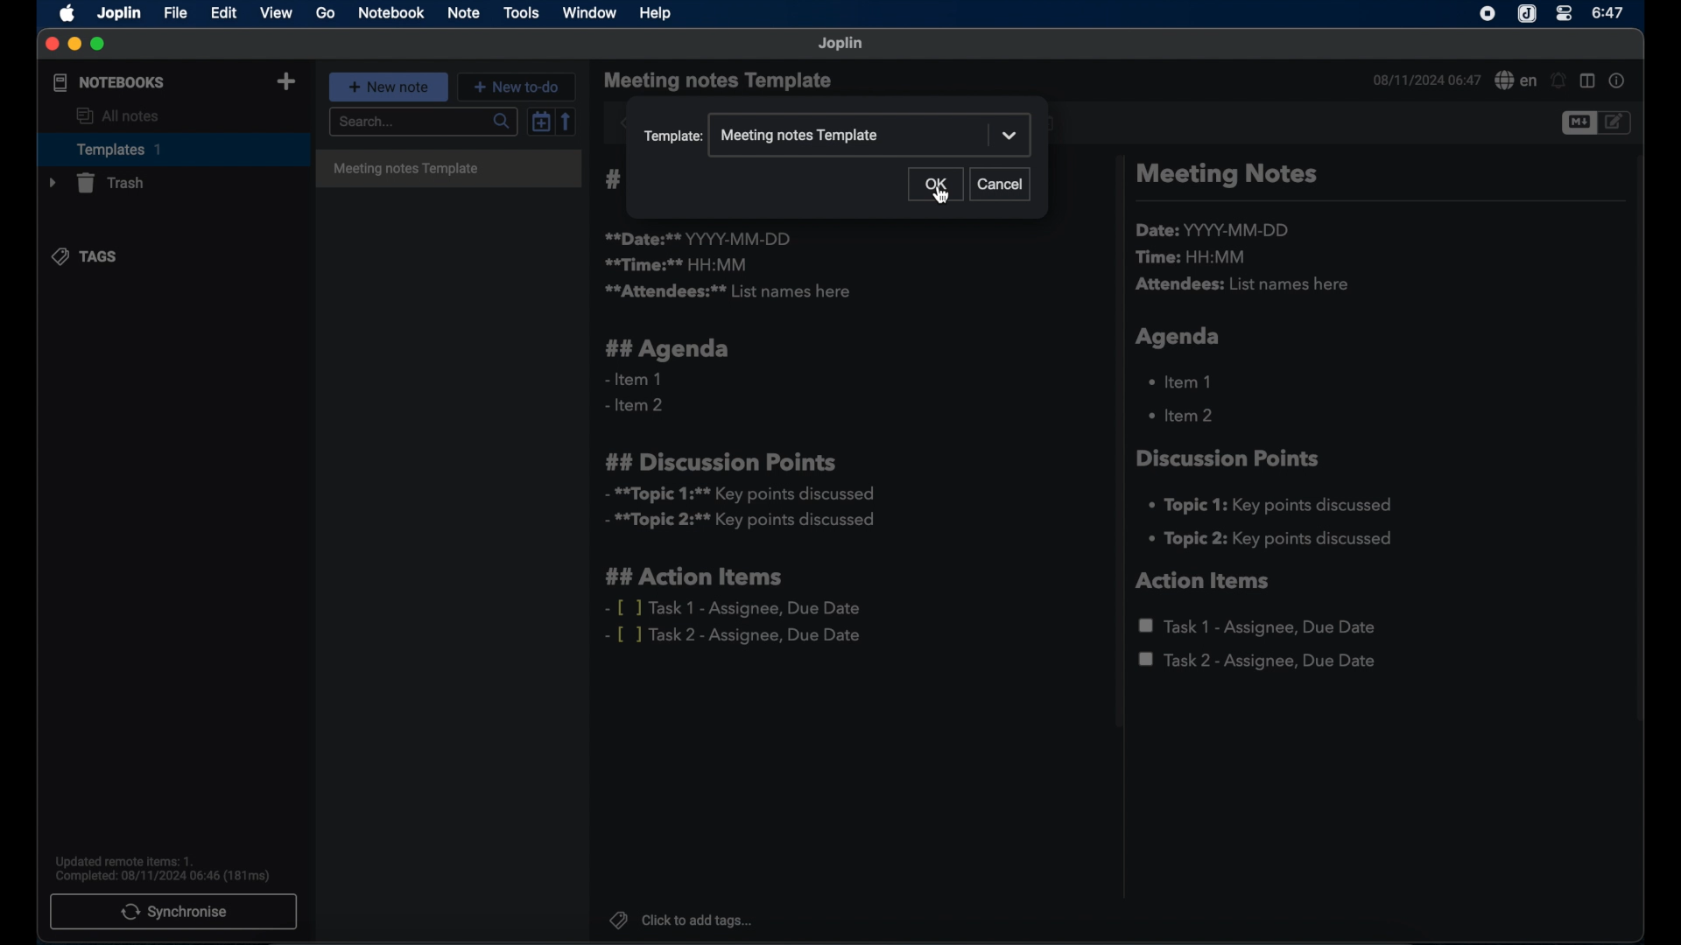 The width and height of the screenshot is (1681, 945). What do you see at coordinates (538, 123) in the screenshot?
I see `toggle sort order  field` at bounding box center [538, 123].